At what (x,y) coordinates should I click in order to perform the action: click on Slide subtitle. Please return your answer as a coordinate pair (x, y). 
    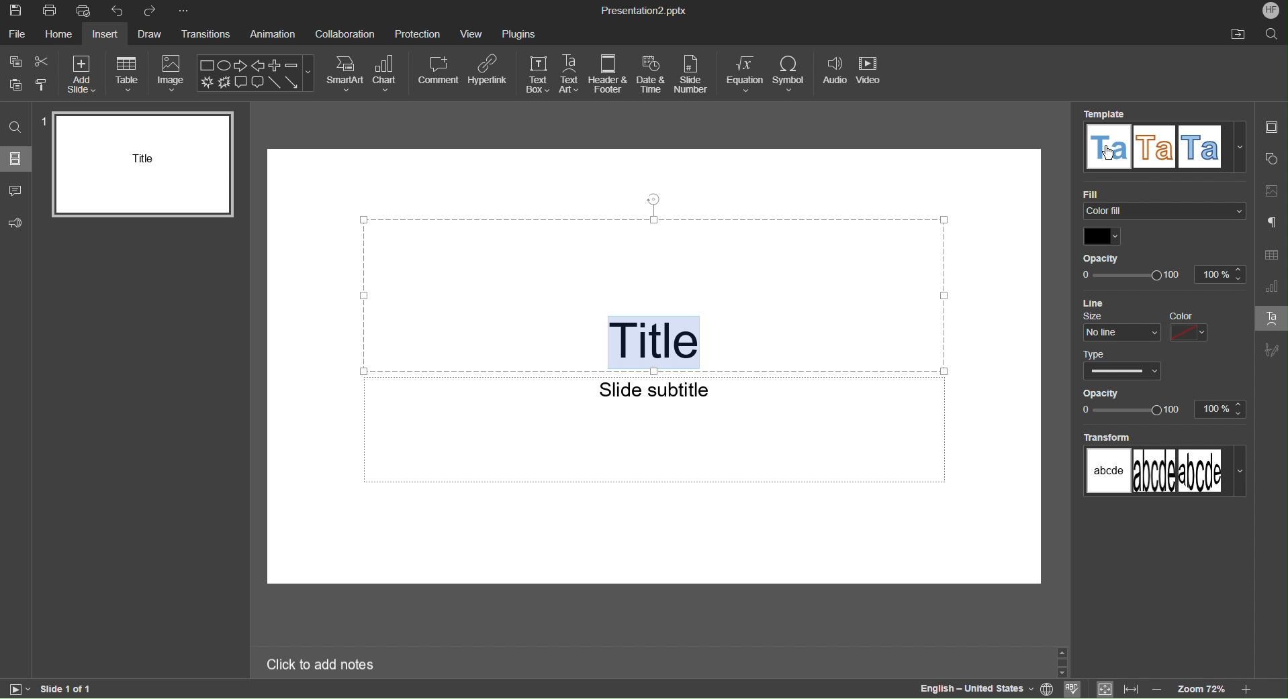
    Looking at the image, I should click on (650, 390).